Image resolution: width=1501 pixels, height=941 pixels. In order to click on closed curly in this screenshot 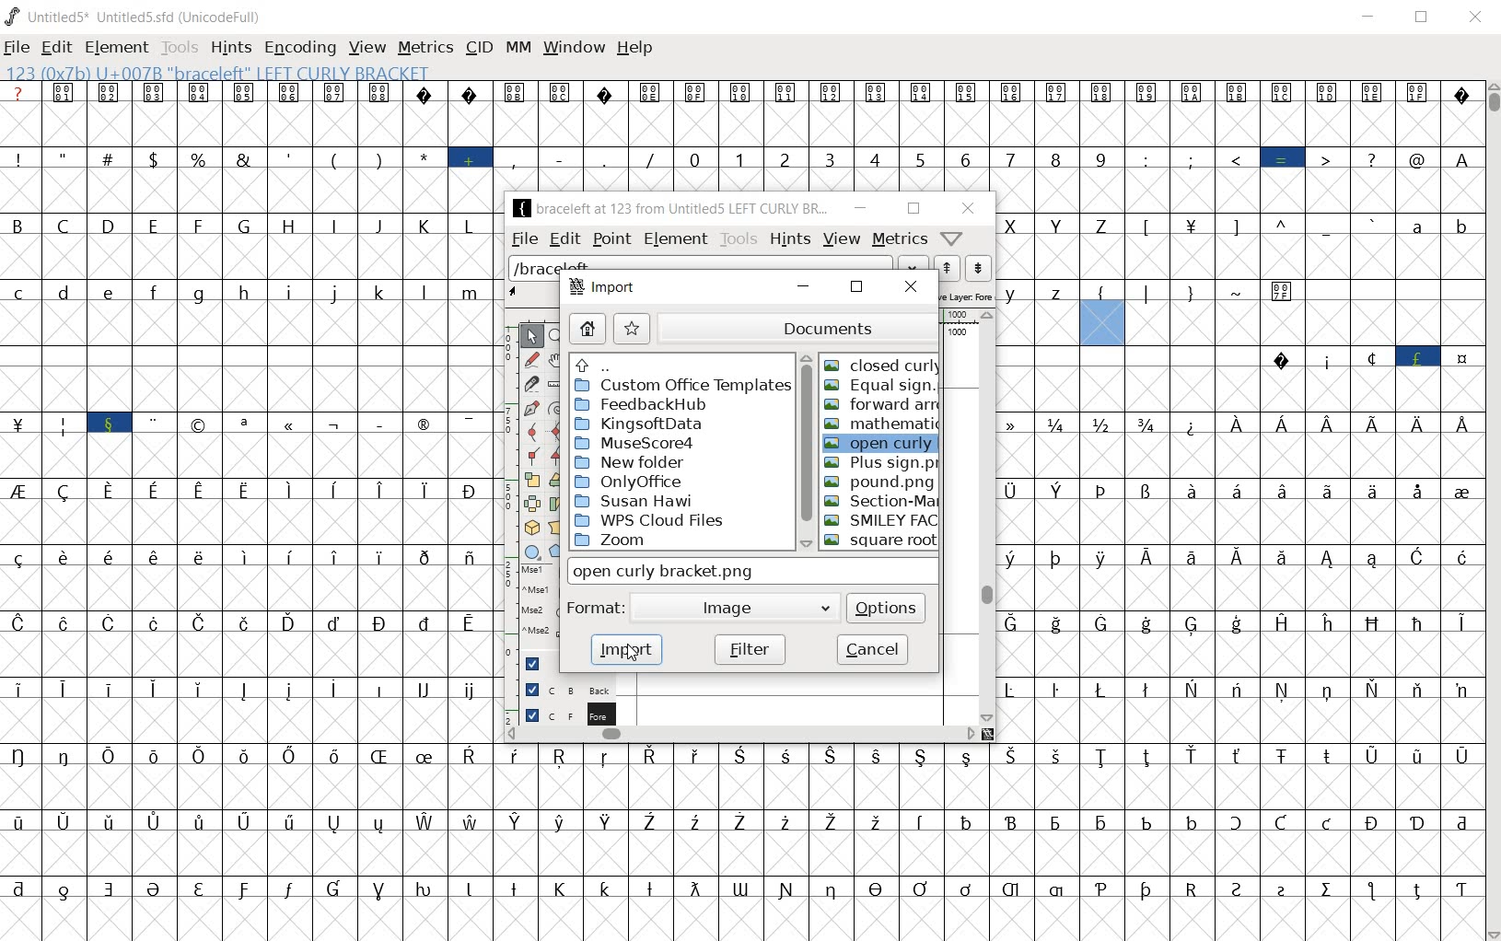, I will do `click(880, 365)`.